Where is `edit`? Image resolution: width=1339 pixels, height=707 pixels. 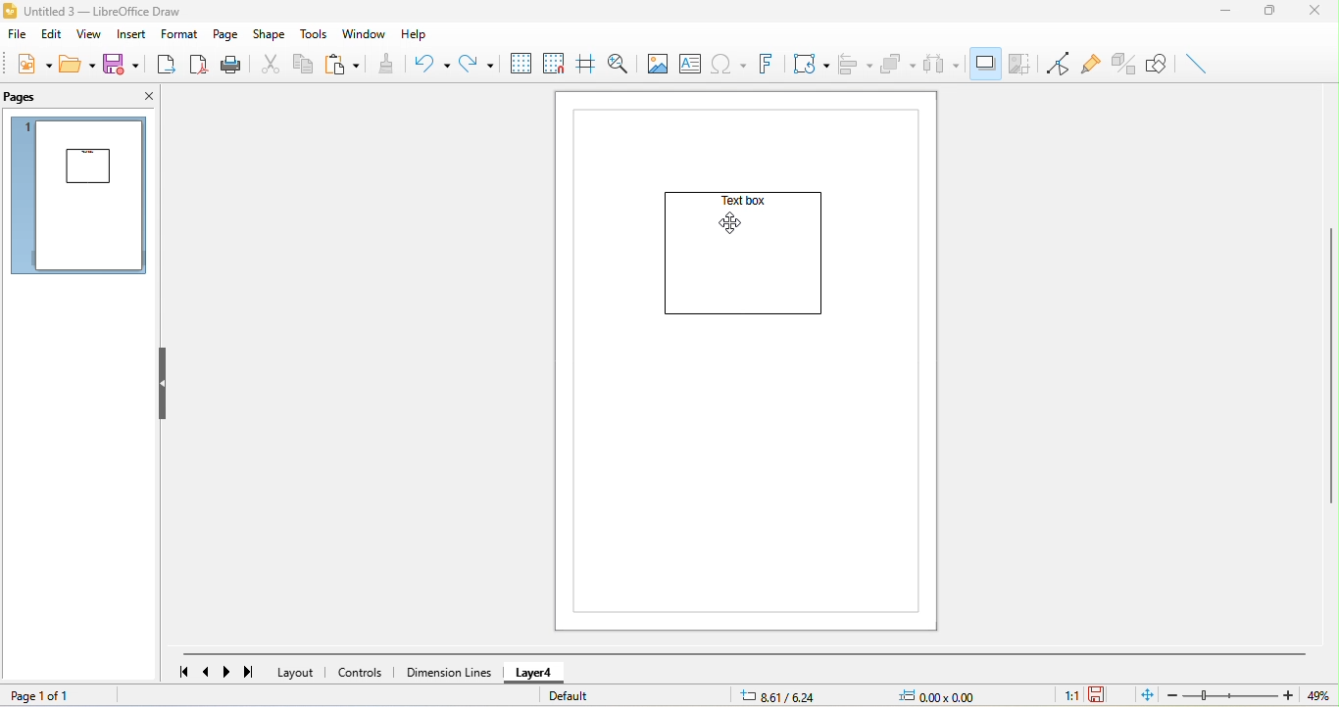
edit is located at coordinates (52, 34).